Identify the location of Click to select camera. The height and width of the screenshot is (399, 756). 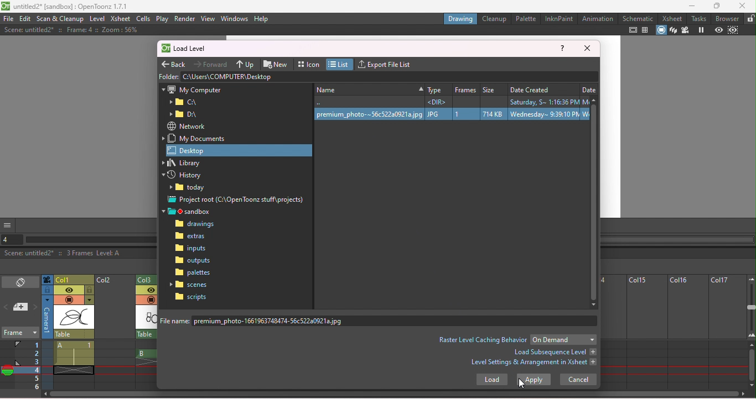
(48, 317).